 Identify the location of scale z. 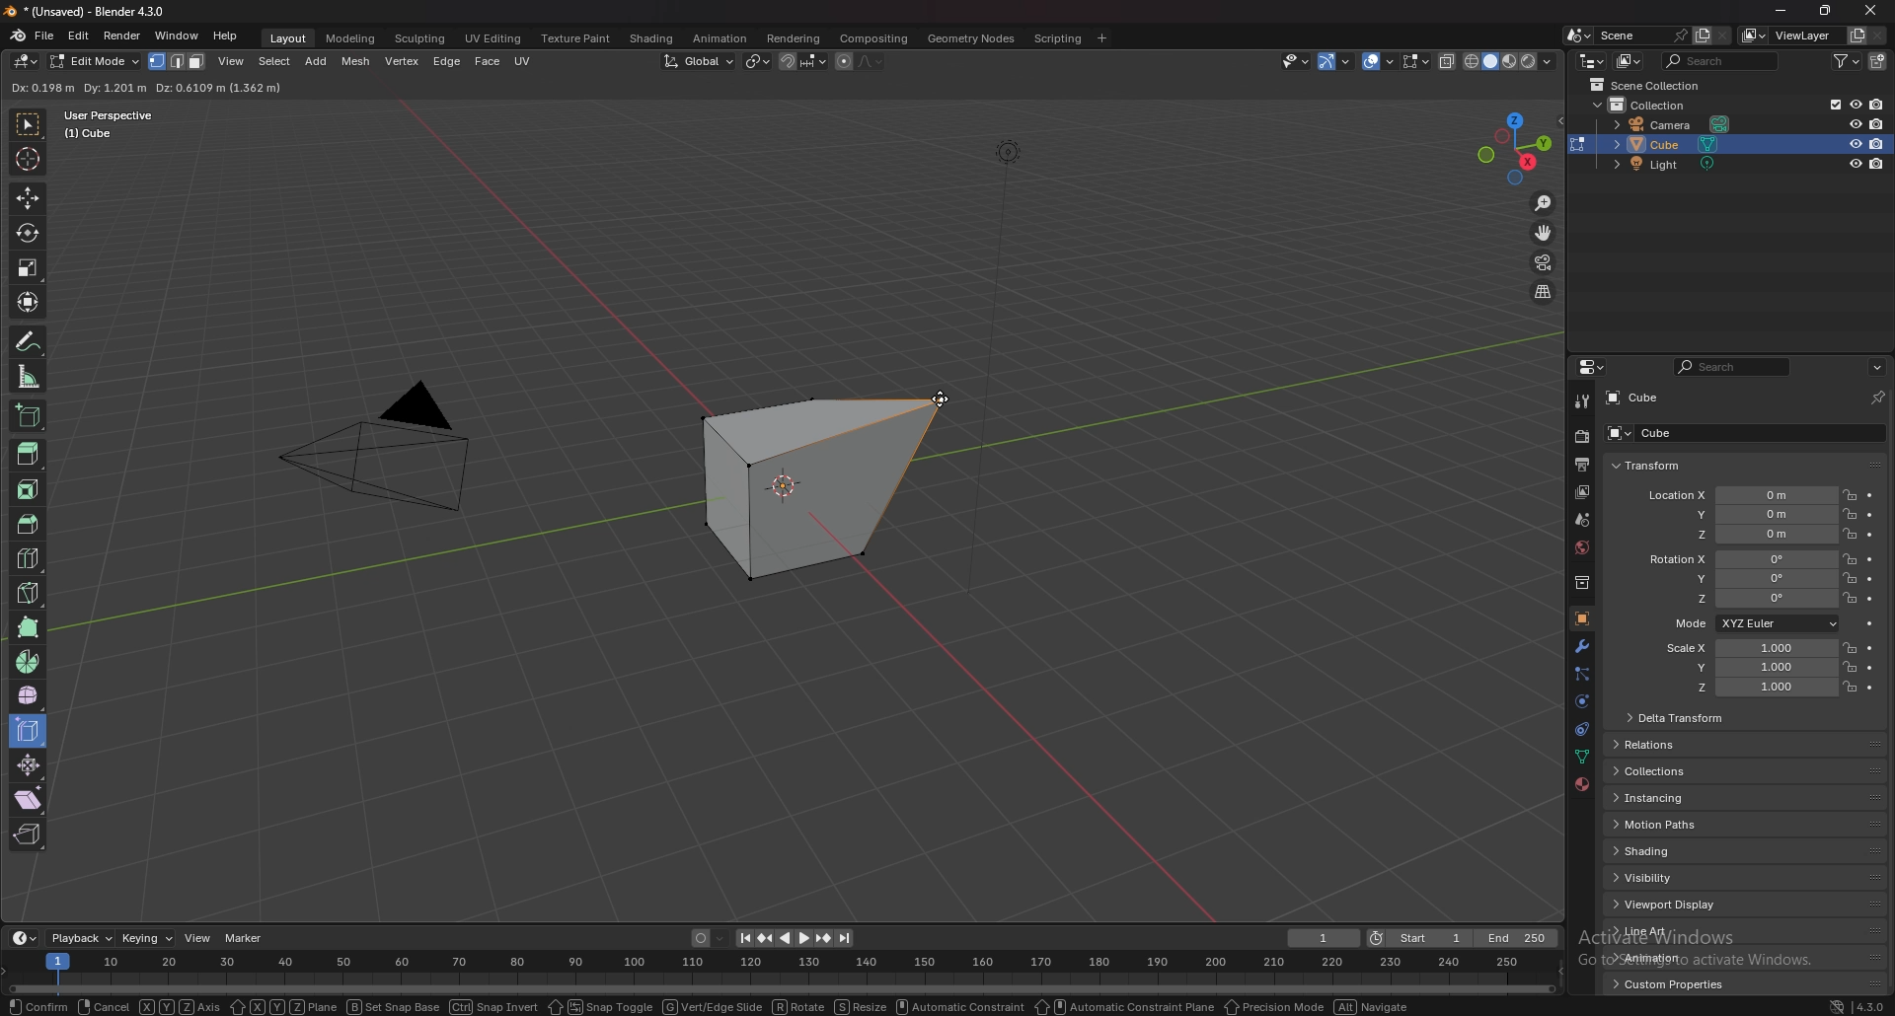
(1753, 689).